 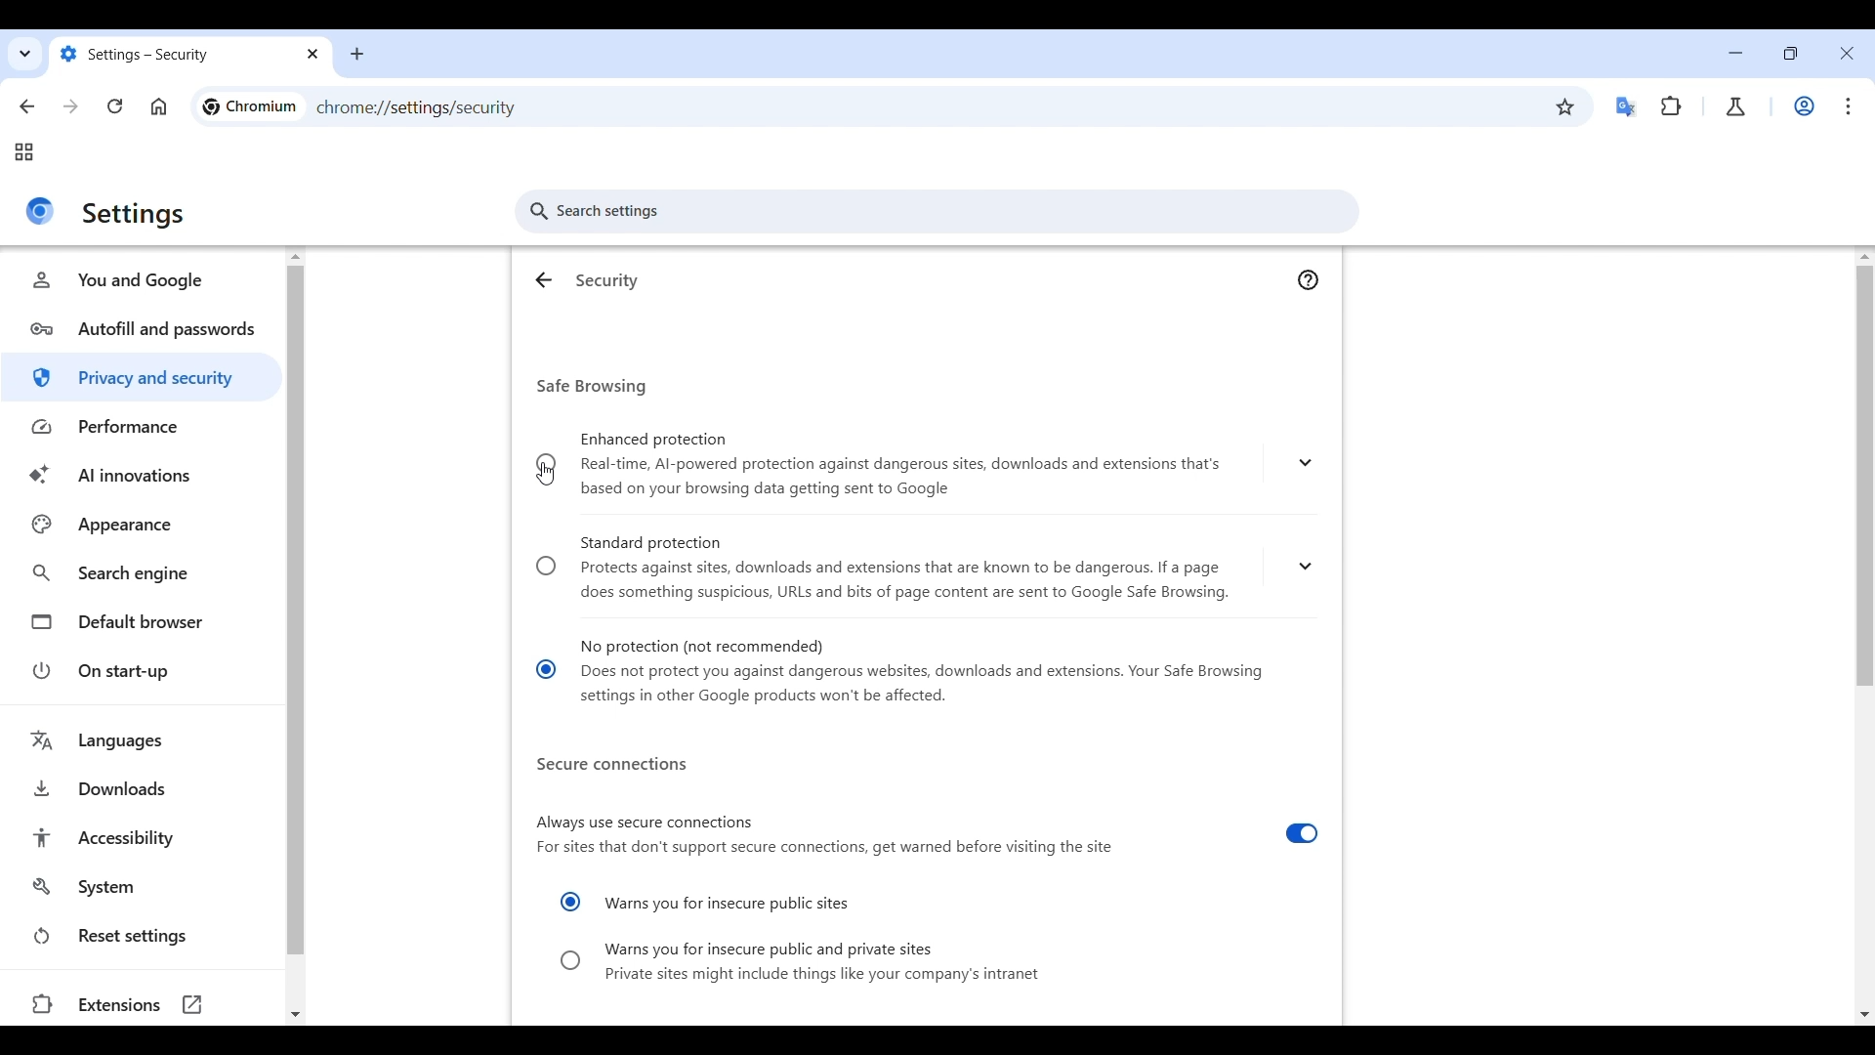 I want to click on Vertical slide bar, so click(x=1864, y=476).